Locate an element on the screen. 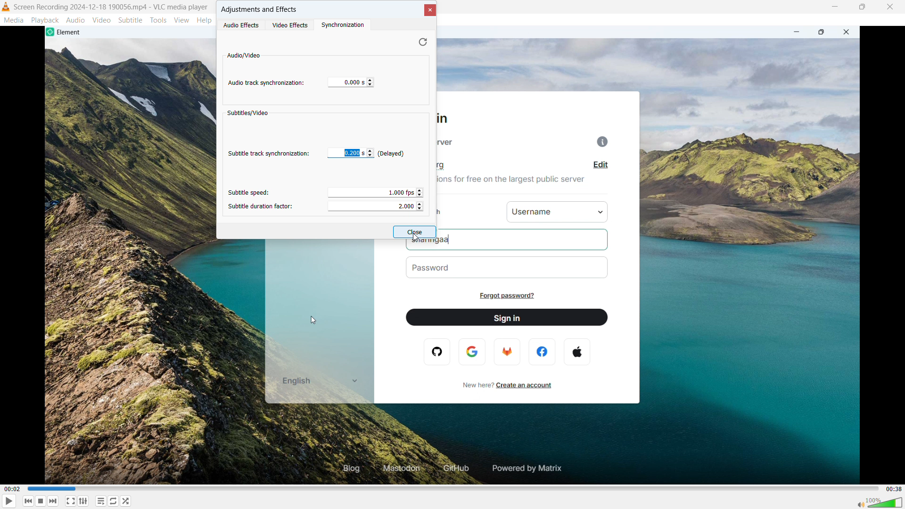 The width and height of the screenshot is (905, 509). forgot password? is located at coordinates (509, 296).